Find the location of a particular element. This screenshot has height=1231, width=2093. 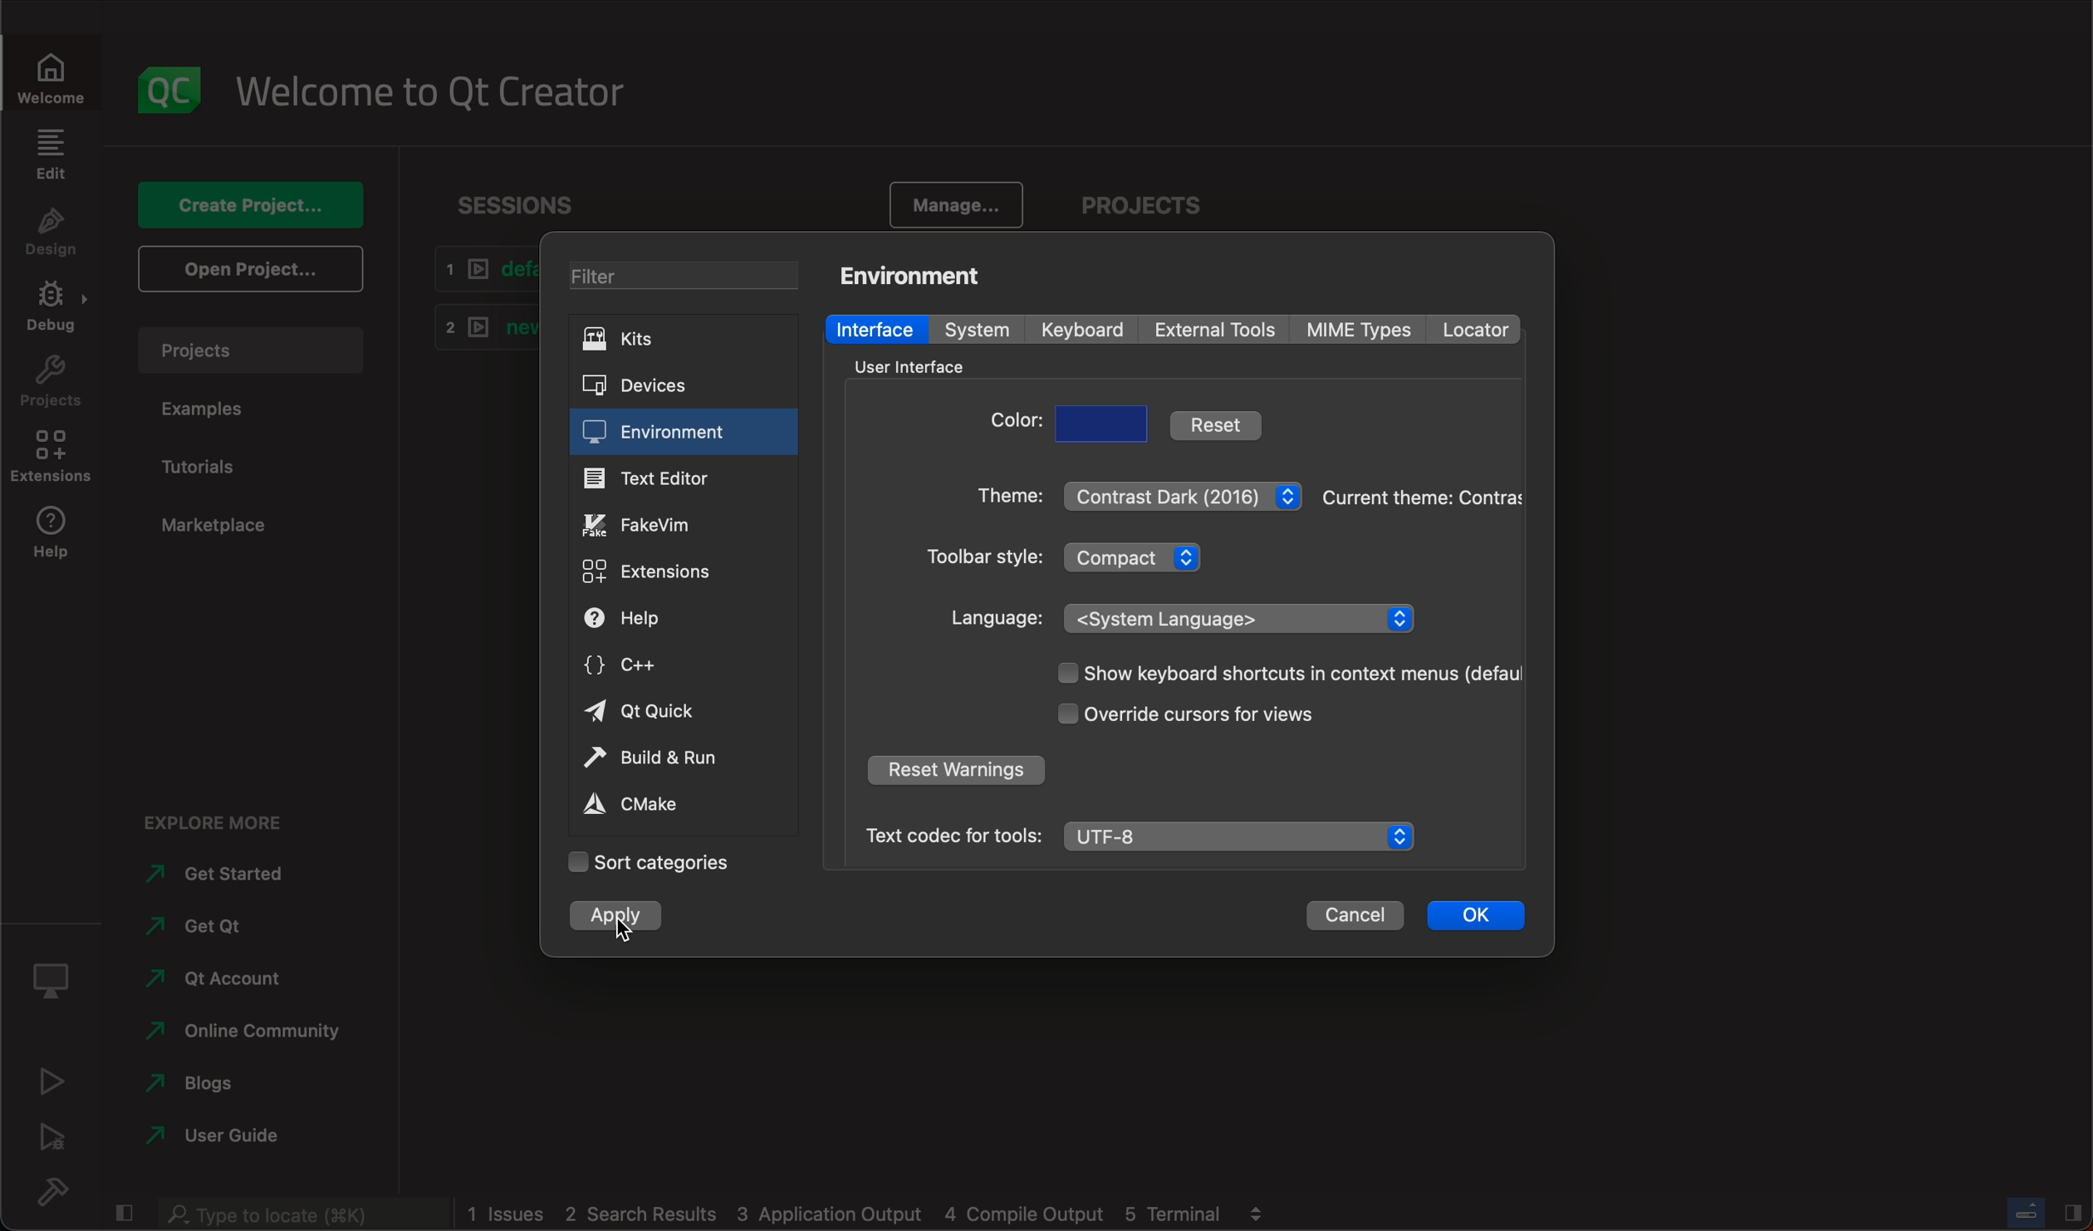

Design is located at coordinates (50, 234).